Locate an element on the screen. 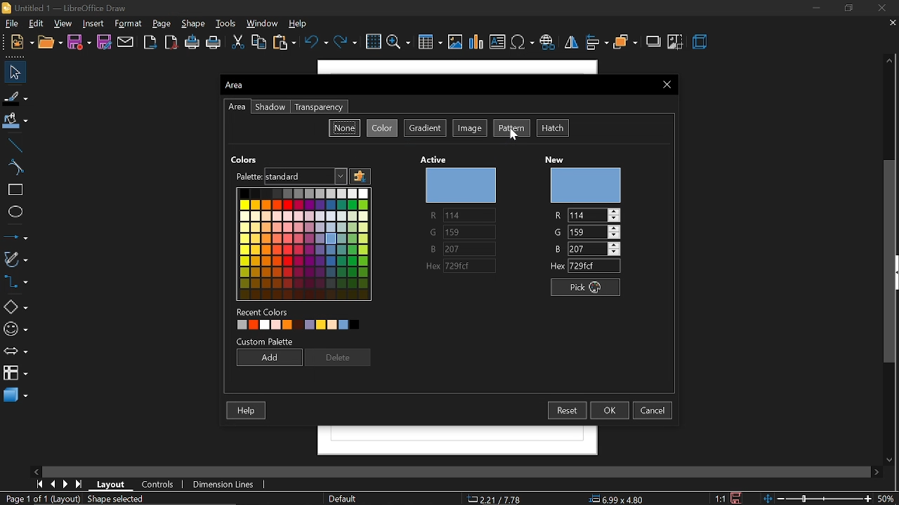  minimize is located at coordinates (813, 9).